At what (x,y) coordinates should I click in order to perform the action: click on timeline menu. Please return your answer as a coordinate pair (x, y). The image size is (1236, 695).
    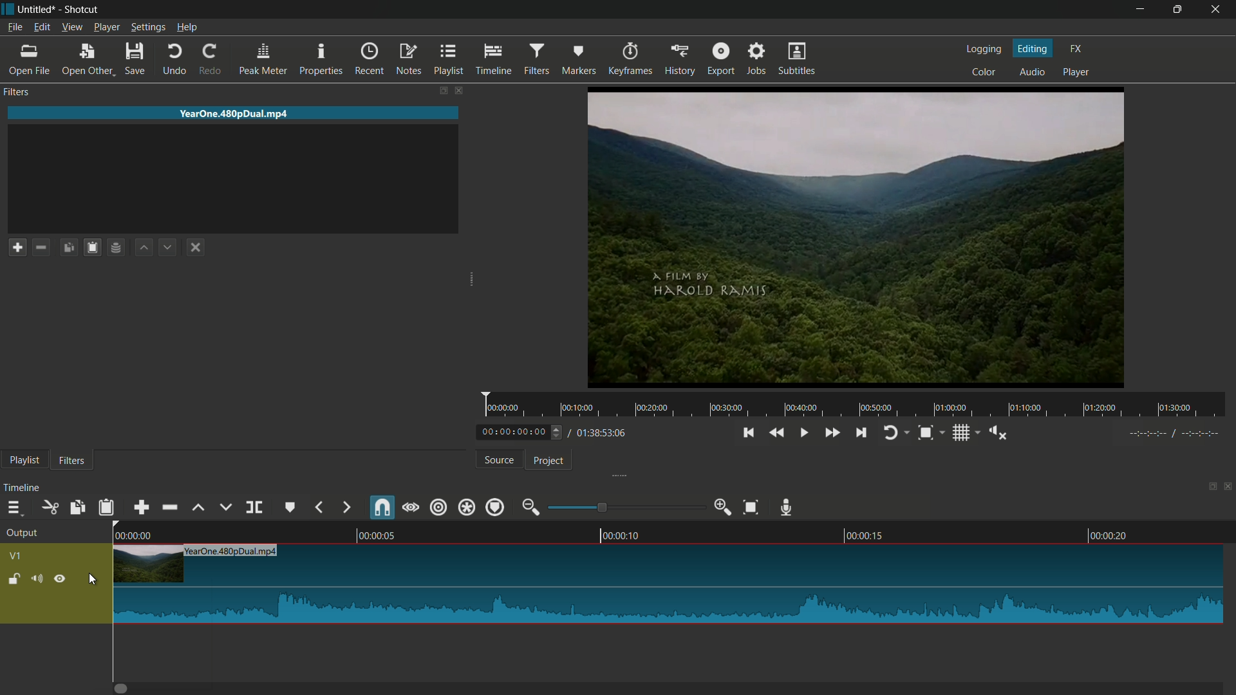
    Looking at the image, I should click on (13, 508).